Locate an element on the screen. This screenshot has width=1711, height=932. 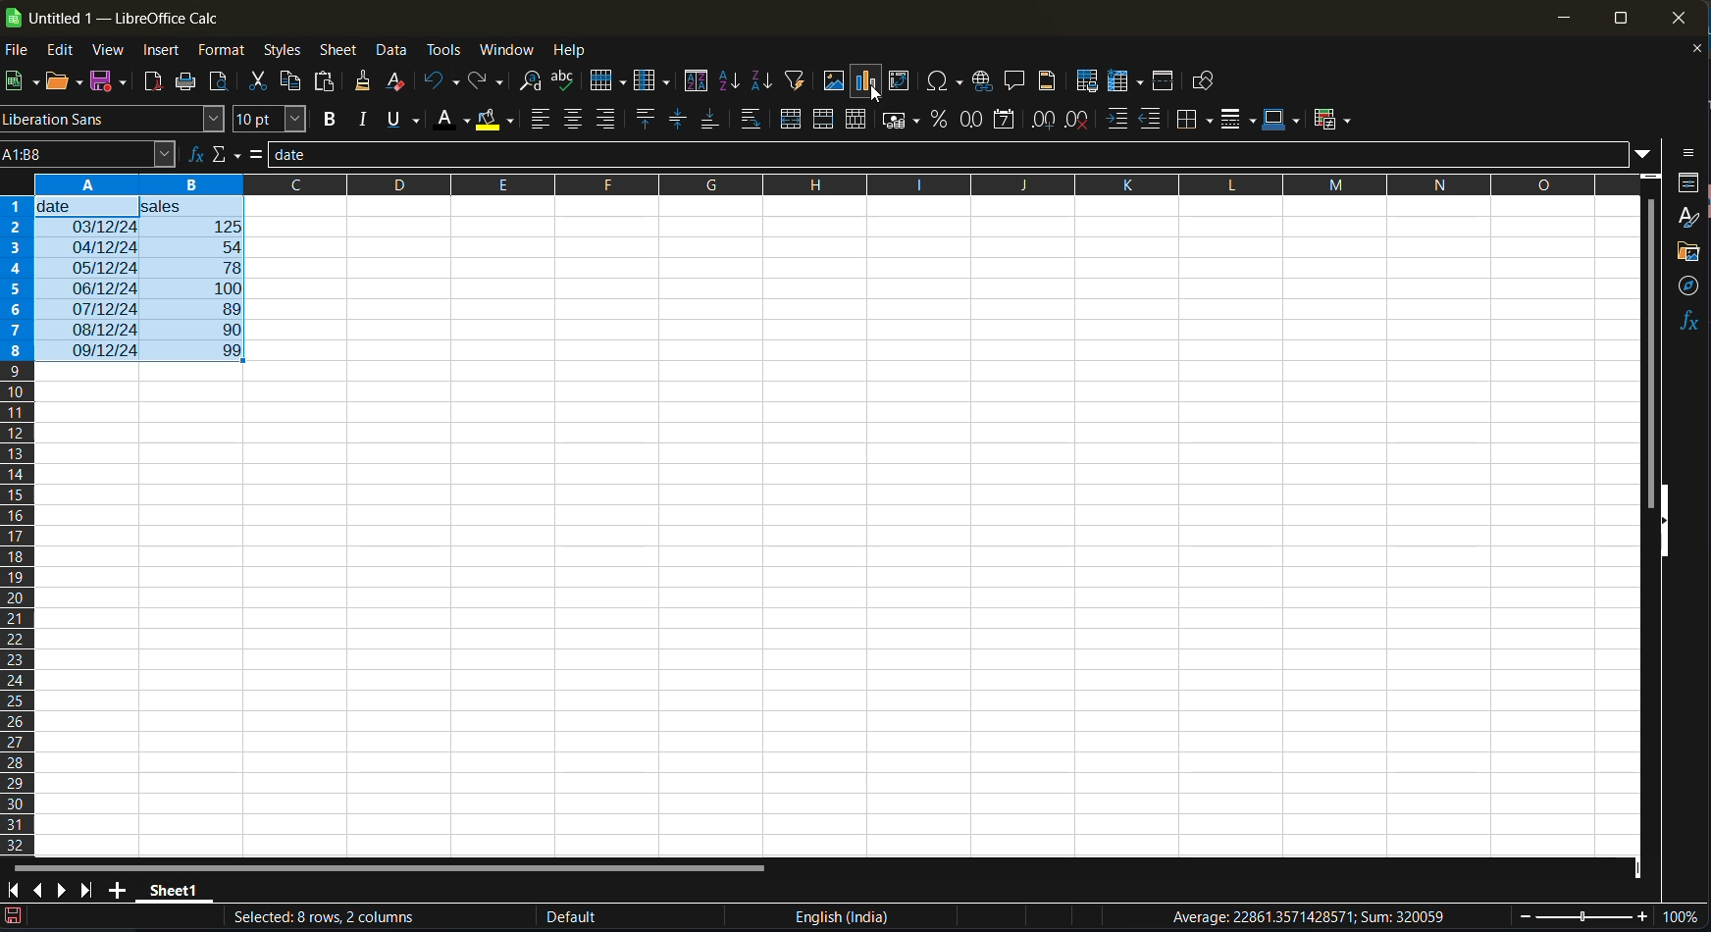
wrap text is located at coordinates (753, 119).